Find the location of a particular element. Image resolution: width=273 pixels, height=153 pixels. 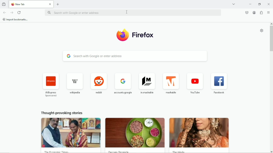

cursor is located at coordinates (126, 12).